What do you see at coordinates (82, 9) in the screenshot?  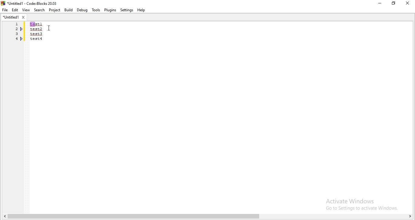 I see `Debug ` at bounding box center [82, 9].